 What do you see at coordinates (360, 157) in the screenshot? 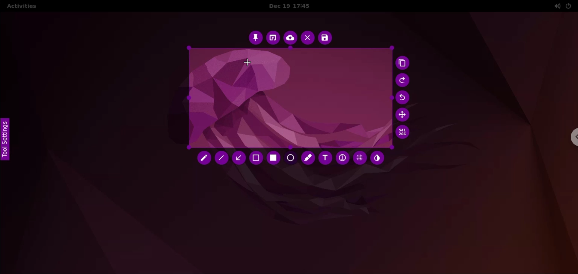
I see `pixelette` at bounding box center [360, 157].